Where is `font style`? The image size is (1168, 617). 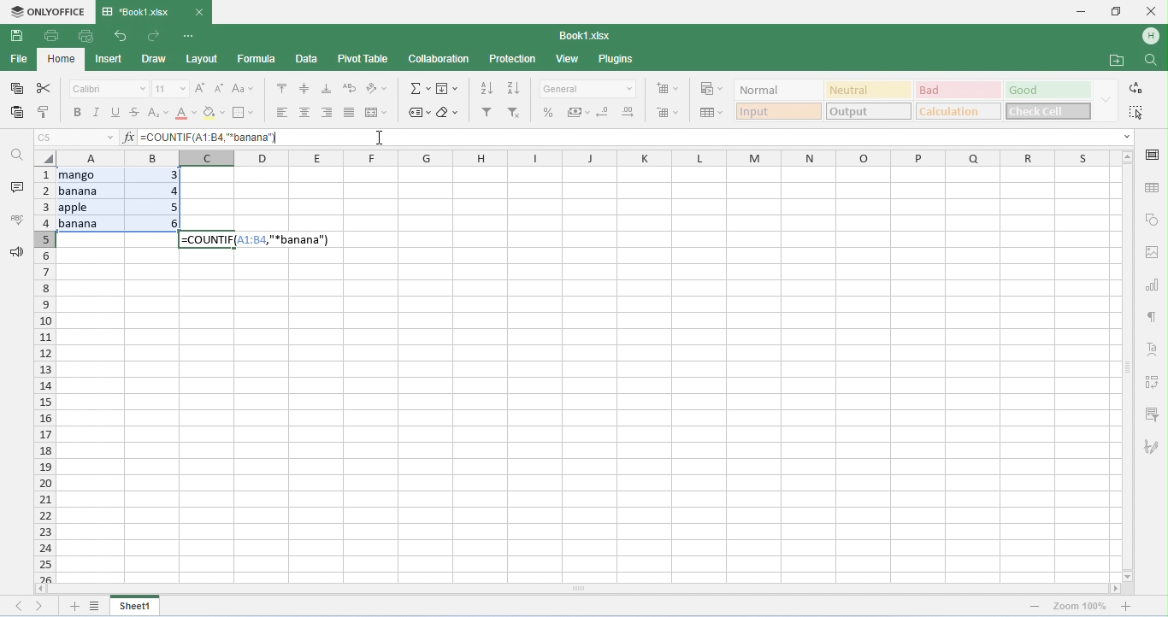 font style is located at coordinates (109, 90).